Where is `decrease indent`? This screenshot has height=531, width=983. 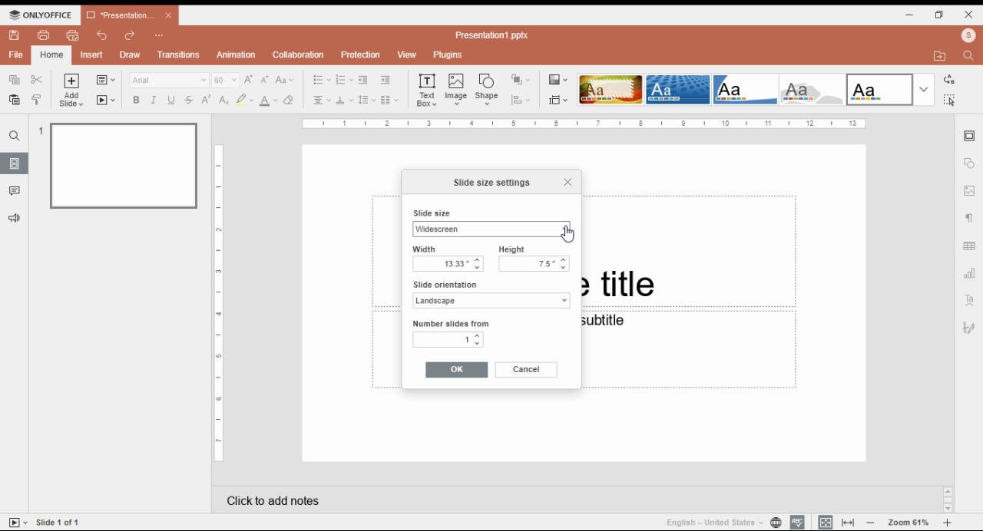 decrease indent is located at coordinates (362, 81).